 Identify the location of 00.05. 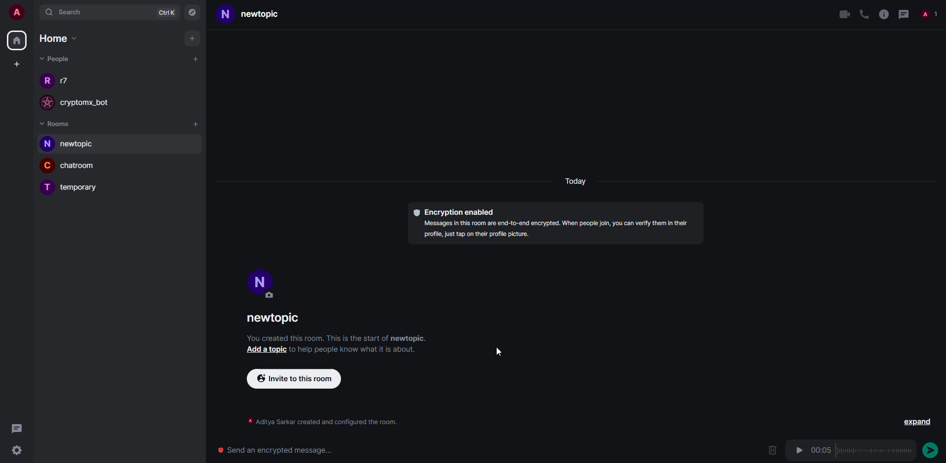
(822, 450).